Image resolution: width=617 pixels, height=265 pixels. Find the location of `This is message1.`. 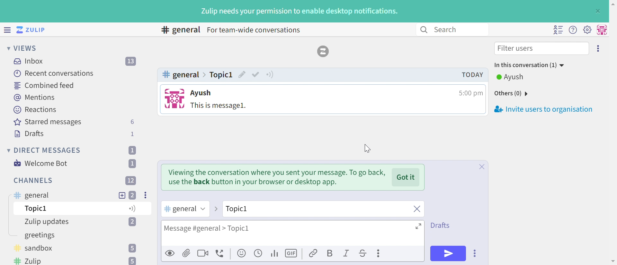

This is message1. is located at coordinates (219, 106).